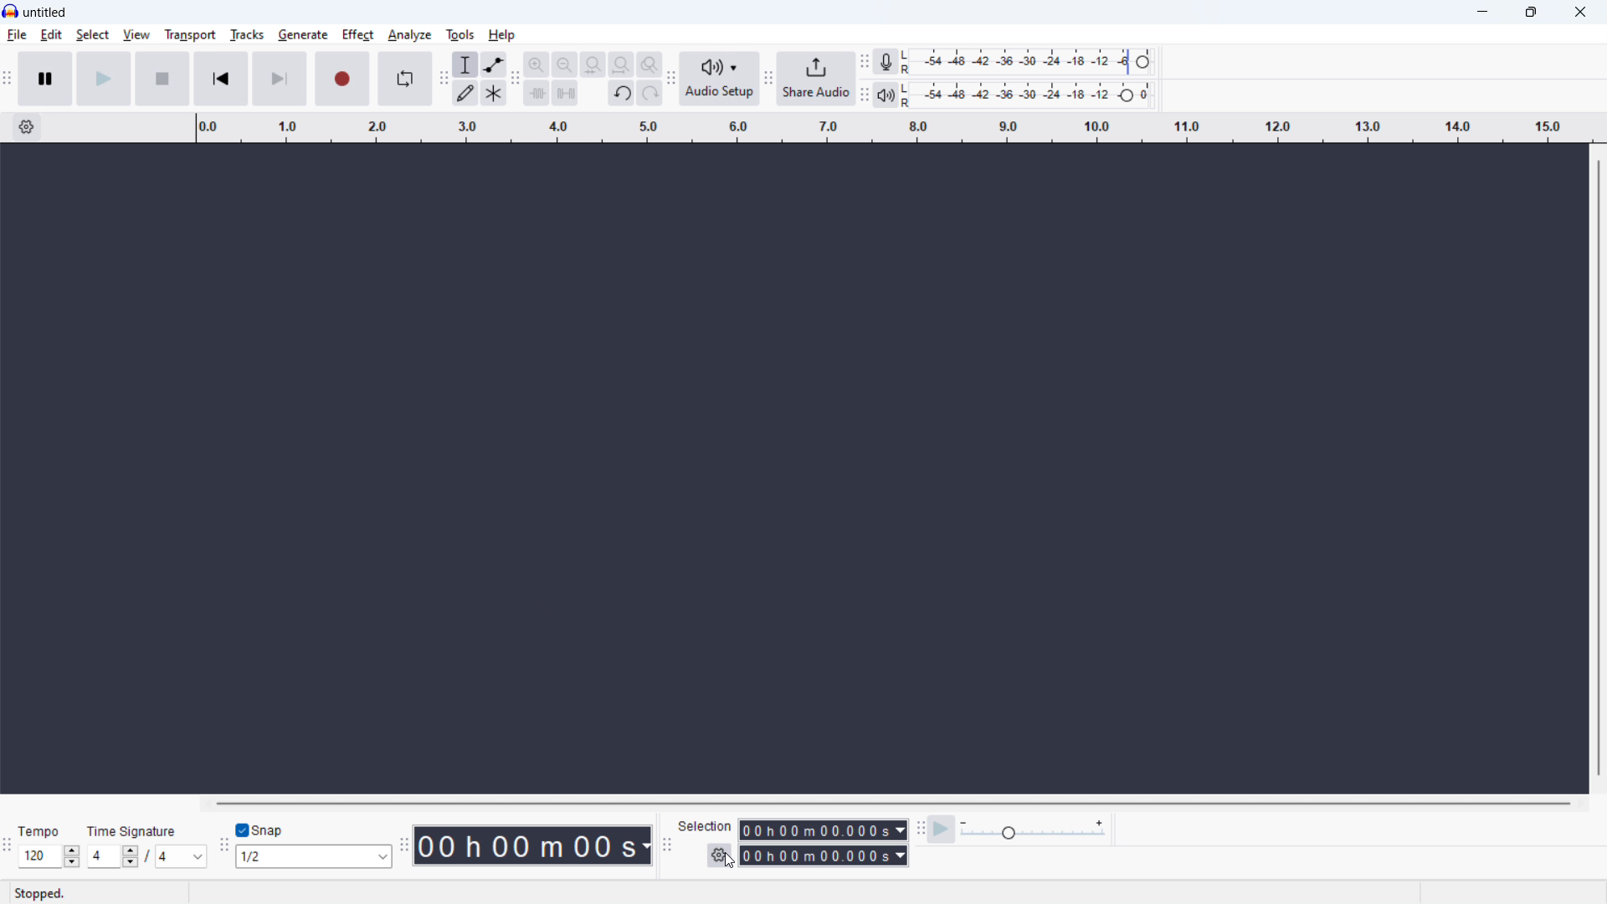 The image size is (1607, 904). What do you see at coordinates (222, 847) in the screenshot?
I see `snapping toolbar` at bounding box center [222, 847].